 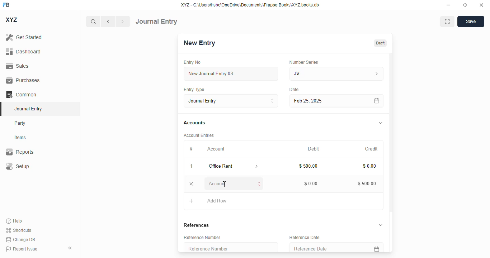 I want to click on debit, so click(x=314, y=149).